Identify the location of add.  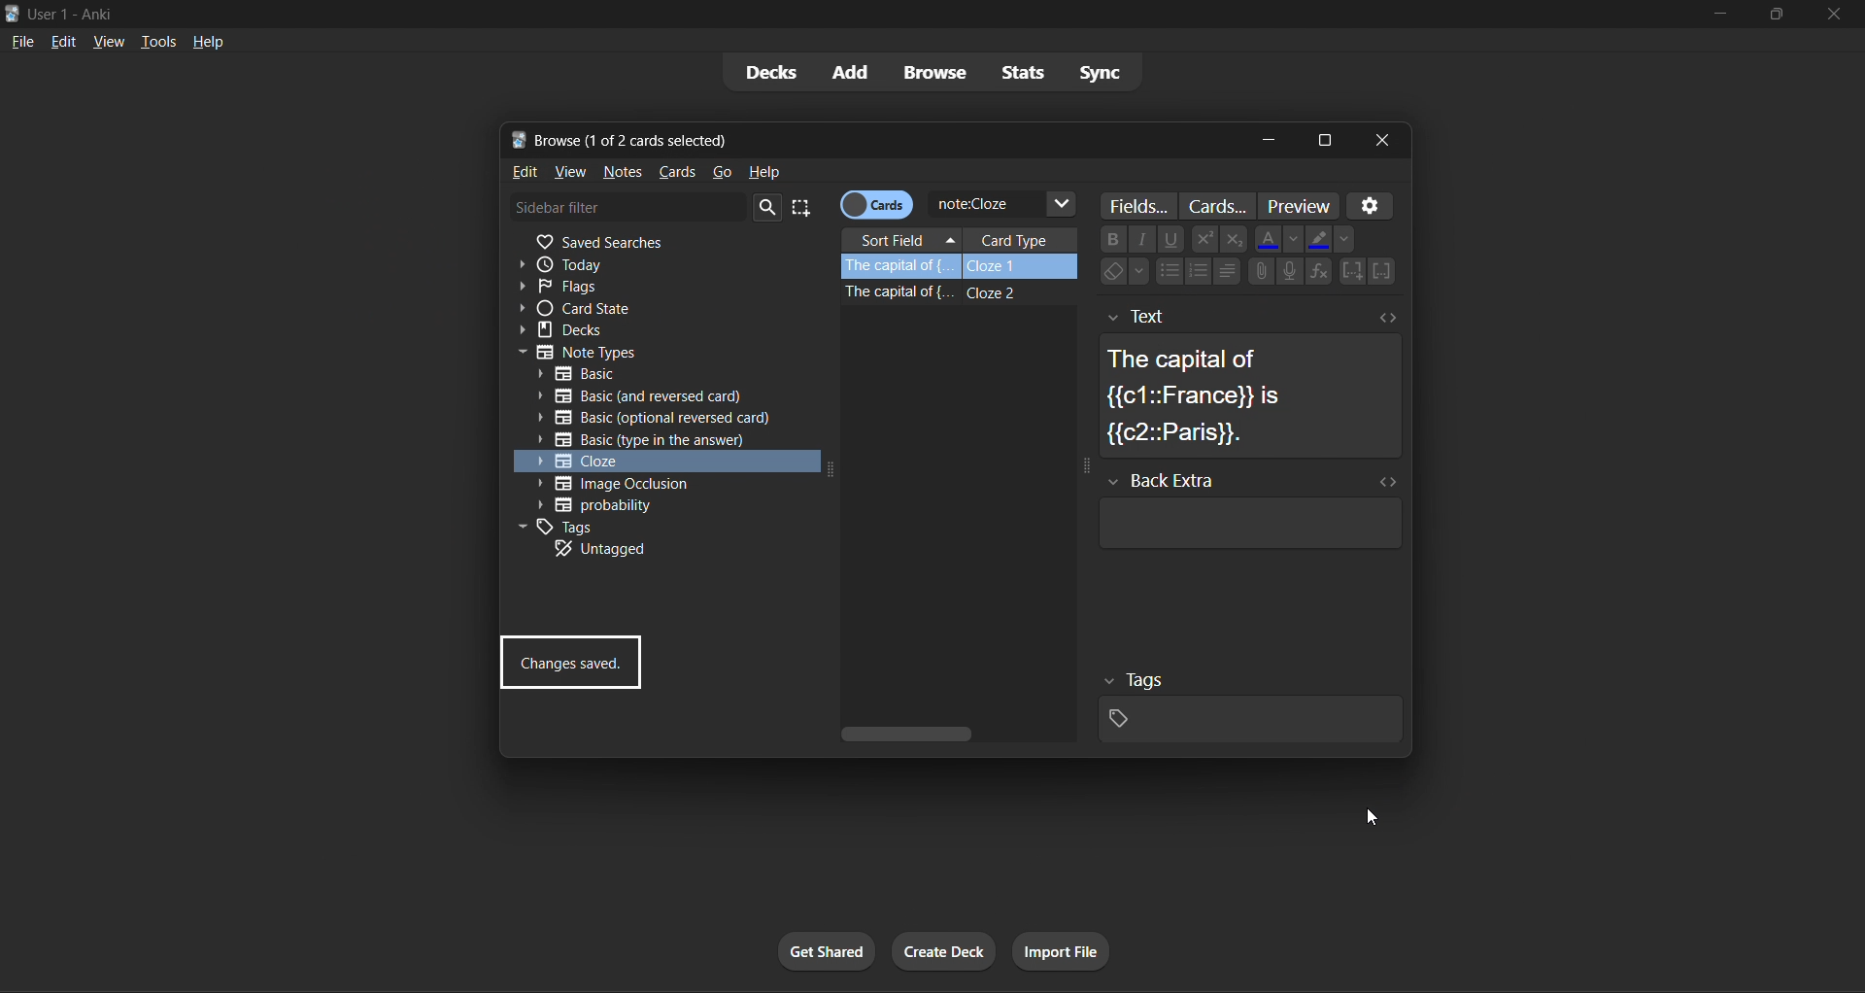
(850, 70).